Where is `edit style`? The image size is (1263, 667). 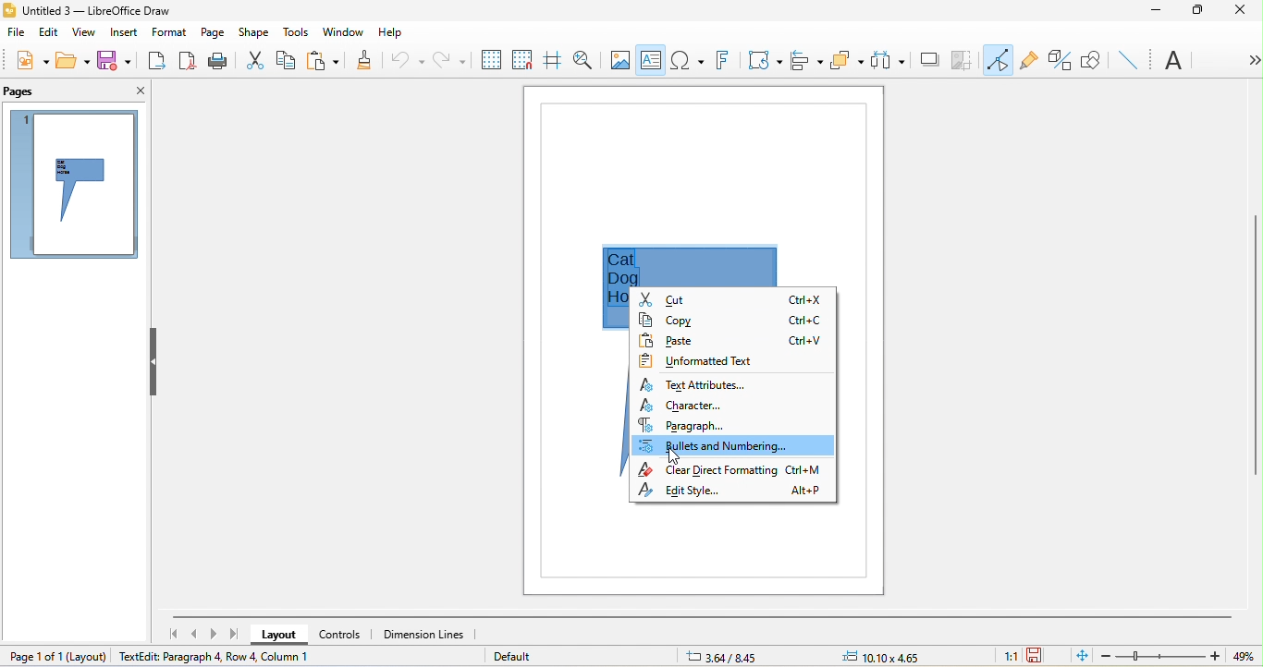 edit style is located at coordinates (737, 493).